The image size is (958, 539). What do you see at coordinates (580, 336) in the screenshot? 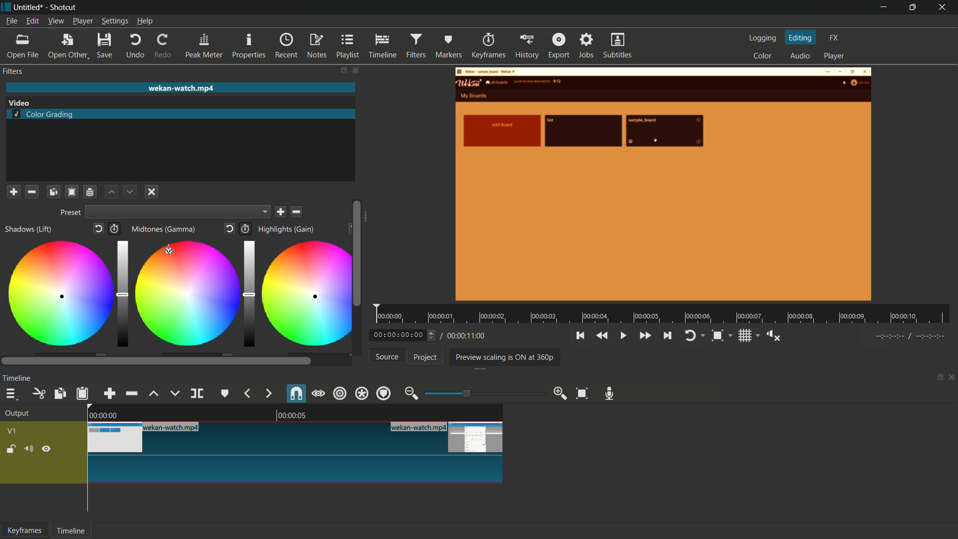
I see `skip to the previous point` at bounding box center [580, 336].